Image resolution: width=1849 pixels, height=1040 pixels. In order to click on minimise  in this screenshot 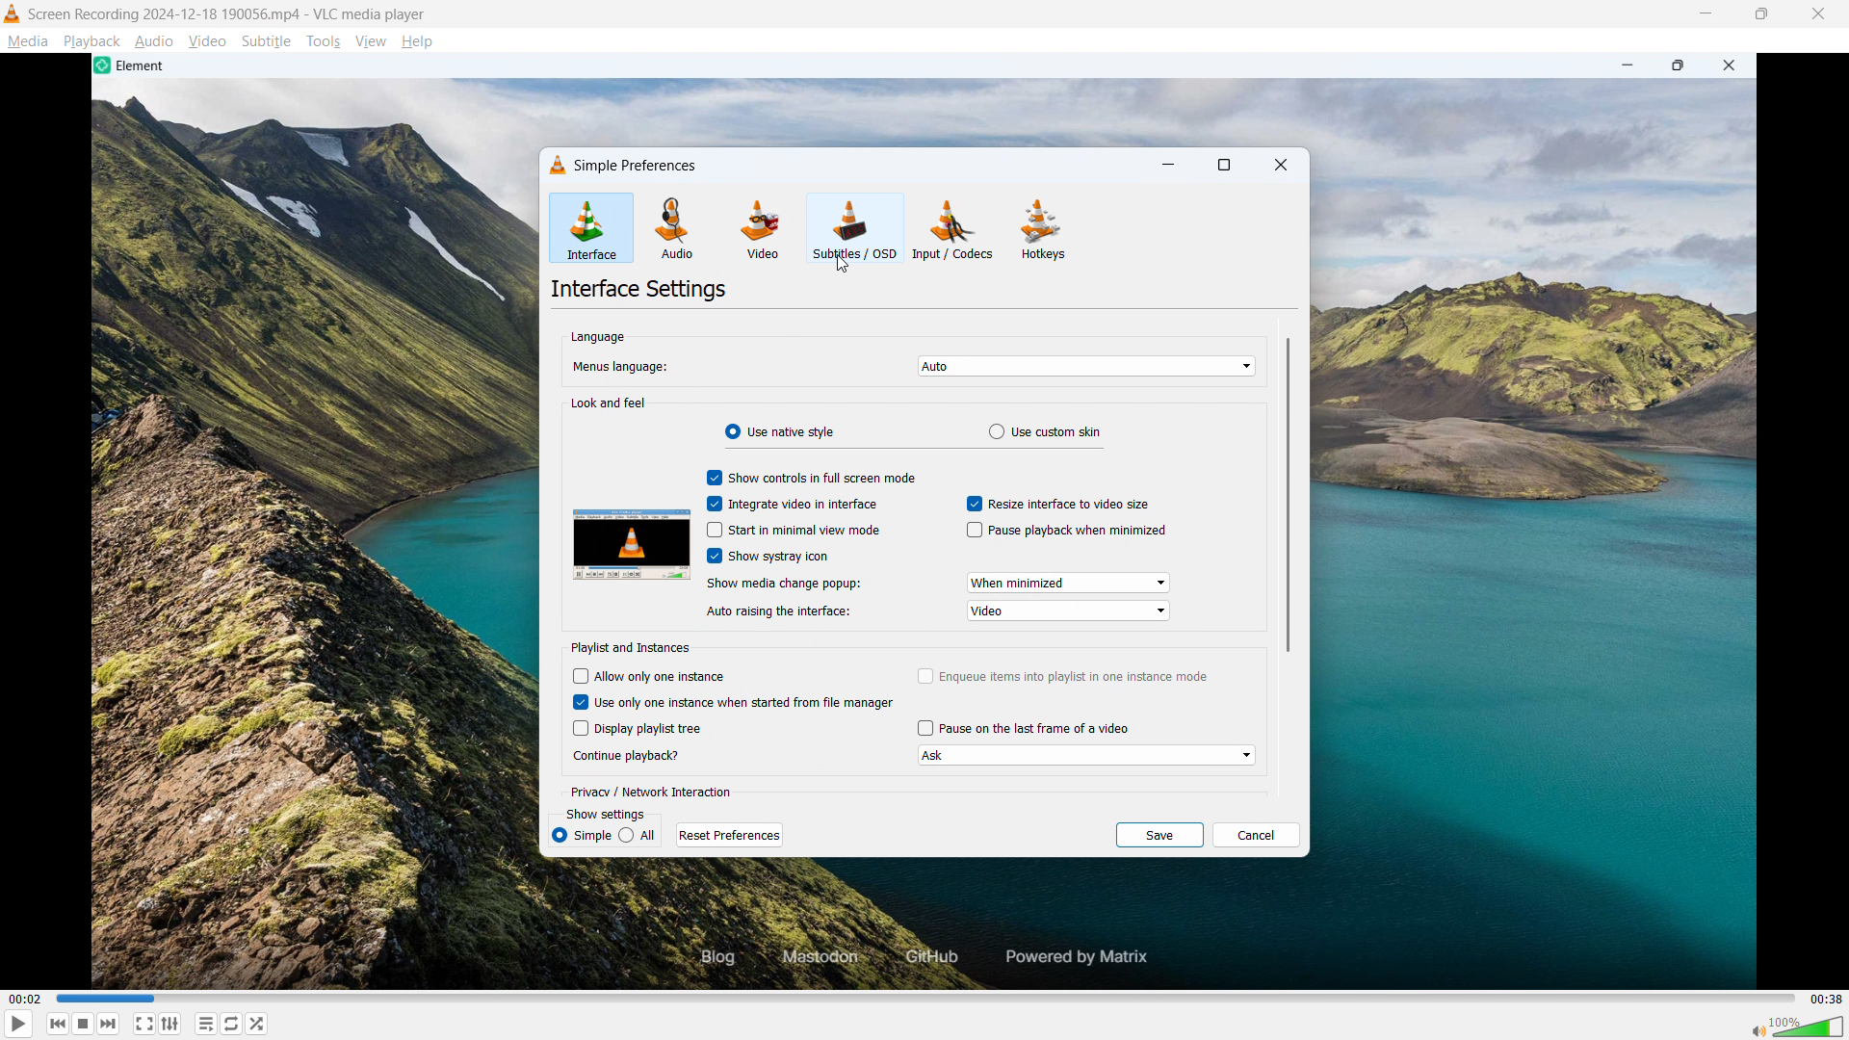, I will do `click(1706, 14)`.